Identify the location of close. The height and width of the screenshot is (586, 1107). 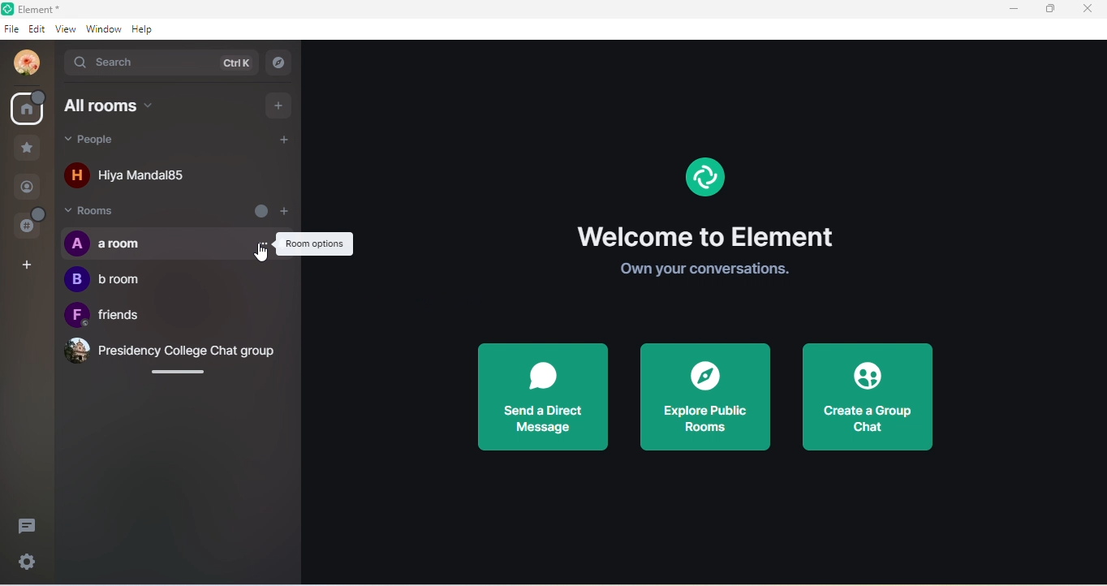
(1088, 9).